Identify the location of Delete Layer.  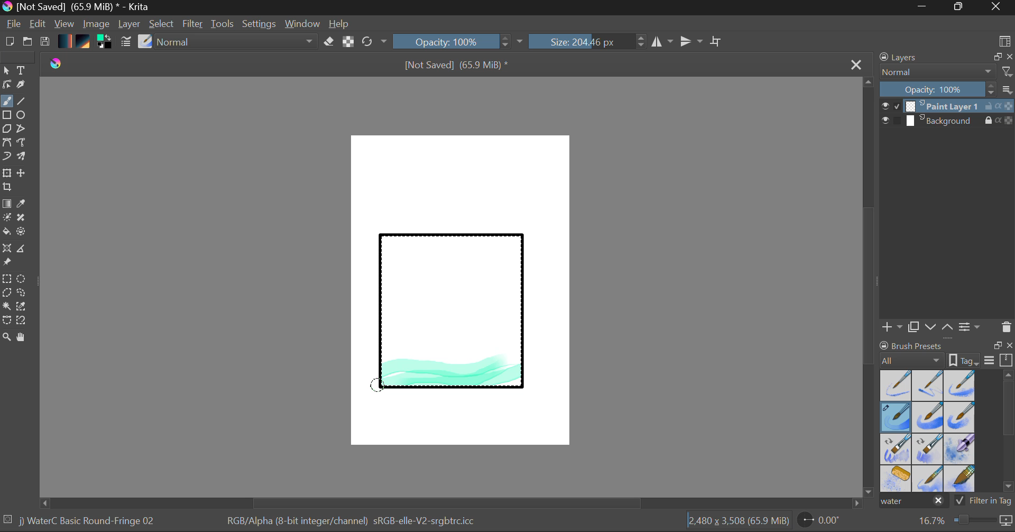
(1007, 327).